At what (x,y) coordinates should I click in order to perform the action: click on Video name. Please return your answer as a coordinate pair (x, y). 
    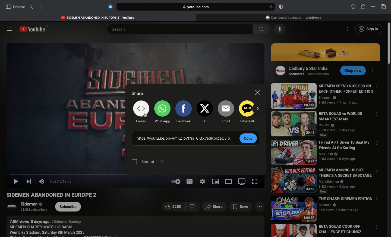
    Looking at the image, I should click on (320, 152).